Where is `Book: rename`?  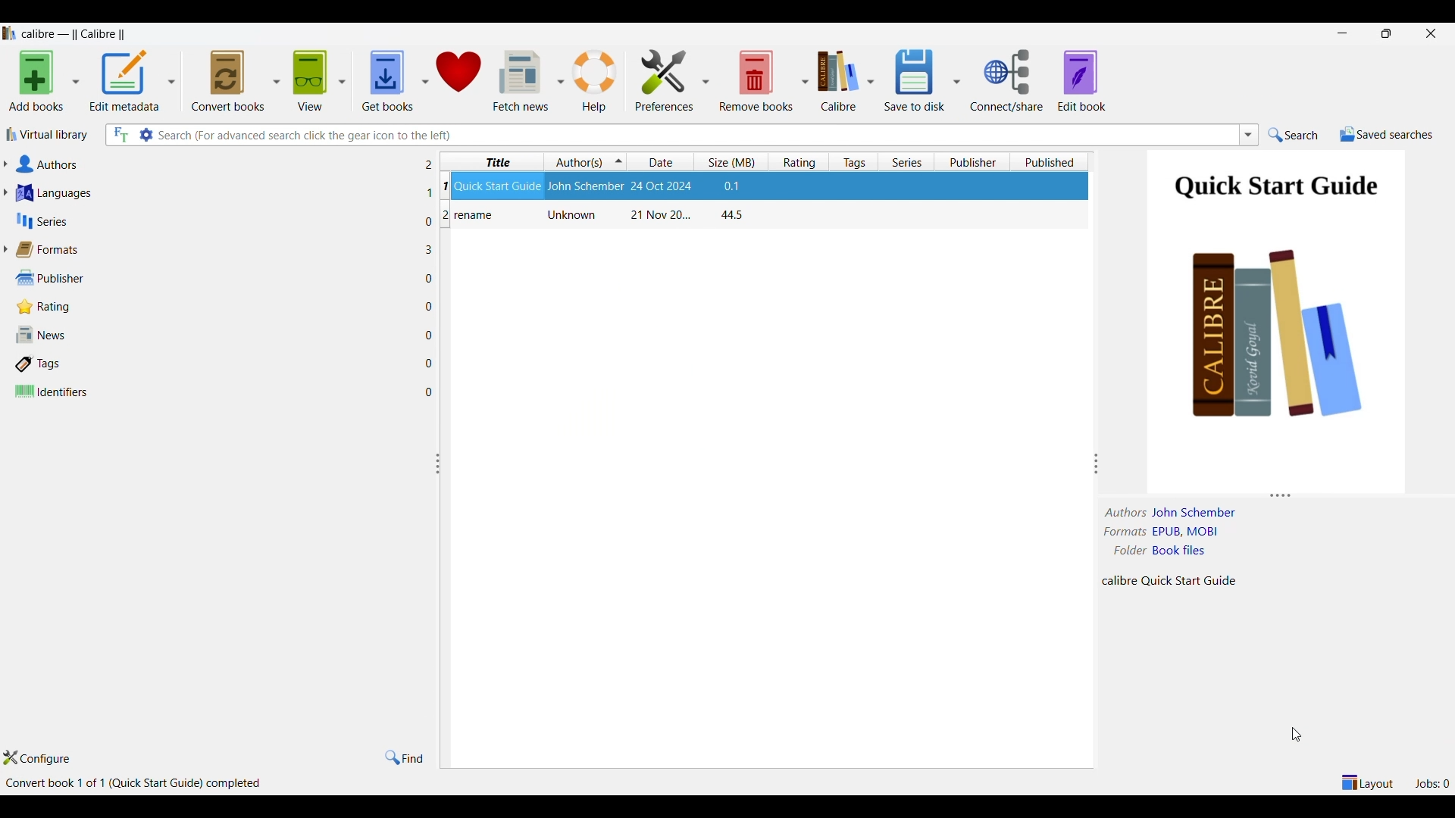 Book: rename is located at coordinates (597, 216).